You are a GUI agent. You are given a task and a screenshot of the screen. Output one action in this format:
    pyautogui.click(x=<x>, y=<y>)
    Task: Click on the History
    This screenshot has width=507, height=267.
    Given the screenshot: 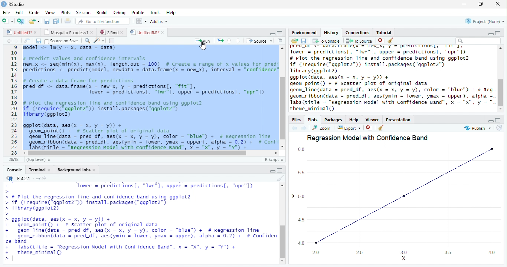 What is the action you would take?
    pyautogui.click(x=331, y=33)
    